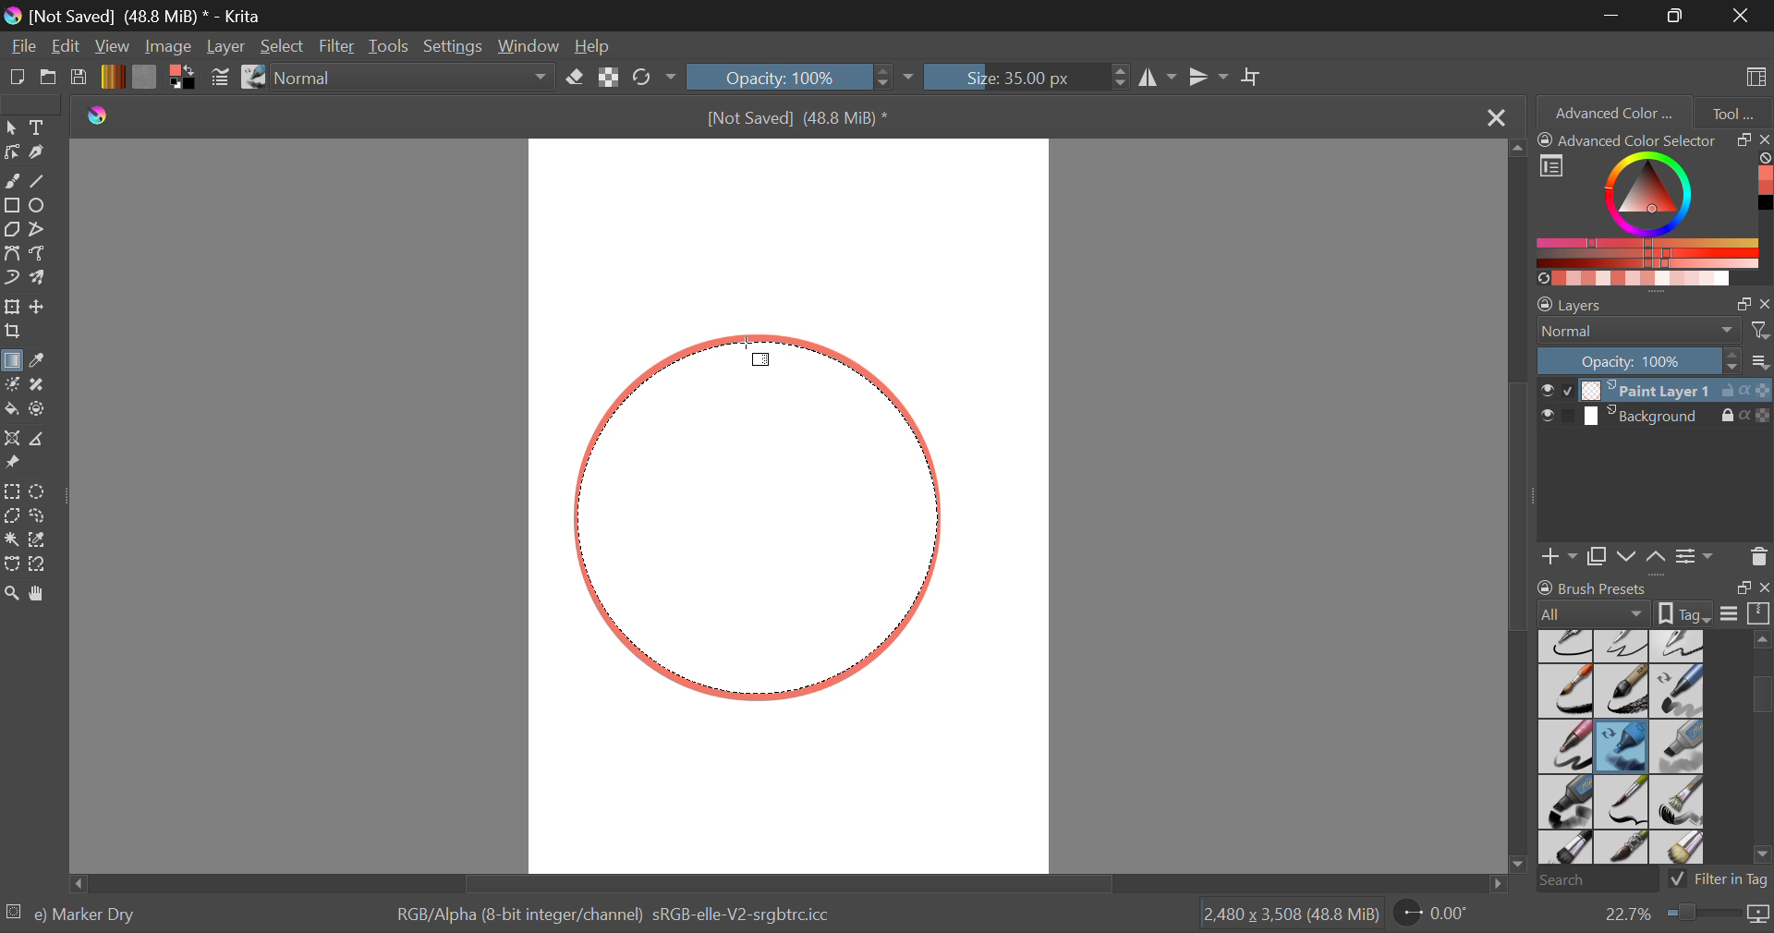 The width and height of the screenshot is (1774, 933). Describe the element at coordinates (1654, 300) in the screenshot. I see `Layer Settings` at that location.